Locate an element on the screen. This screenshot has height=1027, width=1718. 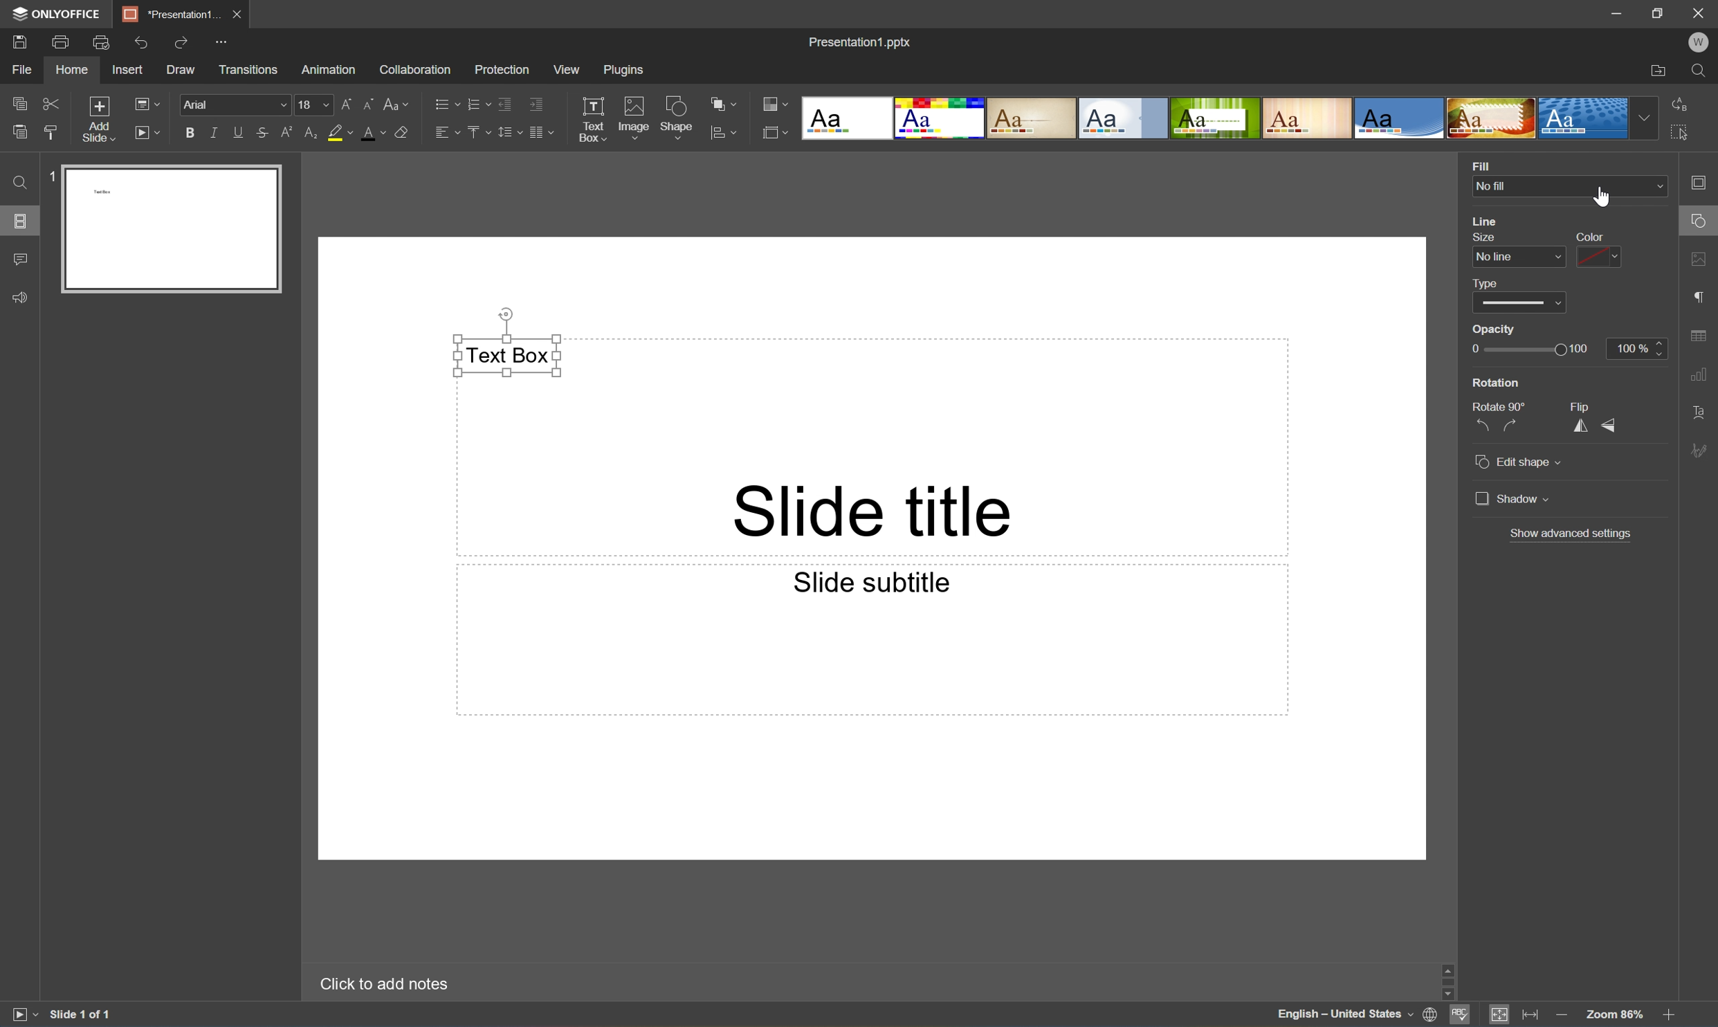
Start Slideshow is located at coordinates (145, 131).